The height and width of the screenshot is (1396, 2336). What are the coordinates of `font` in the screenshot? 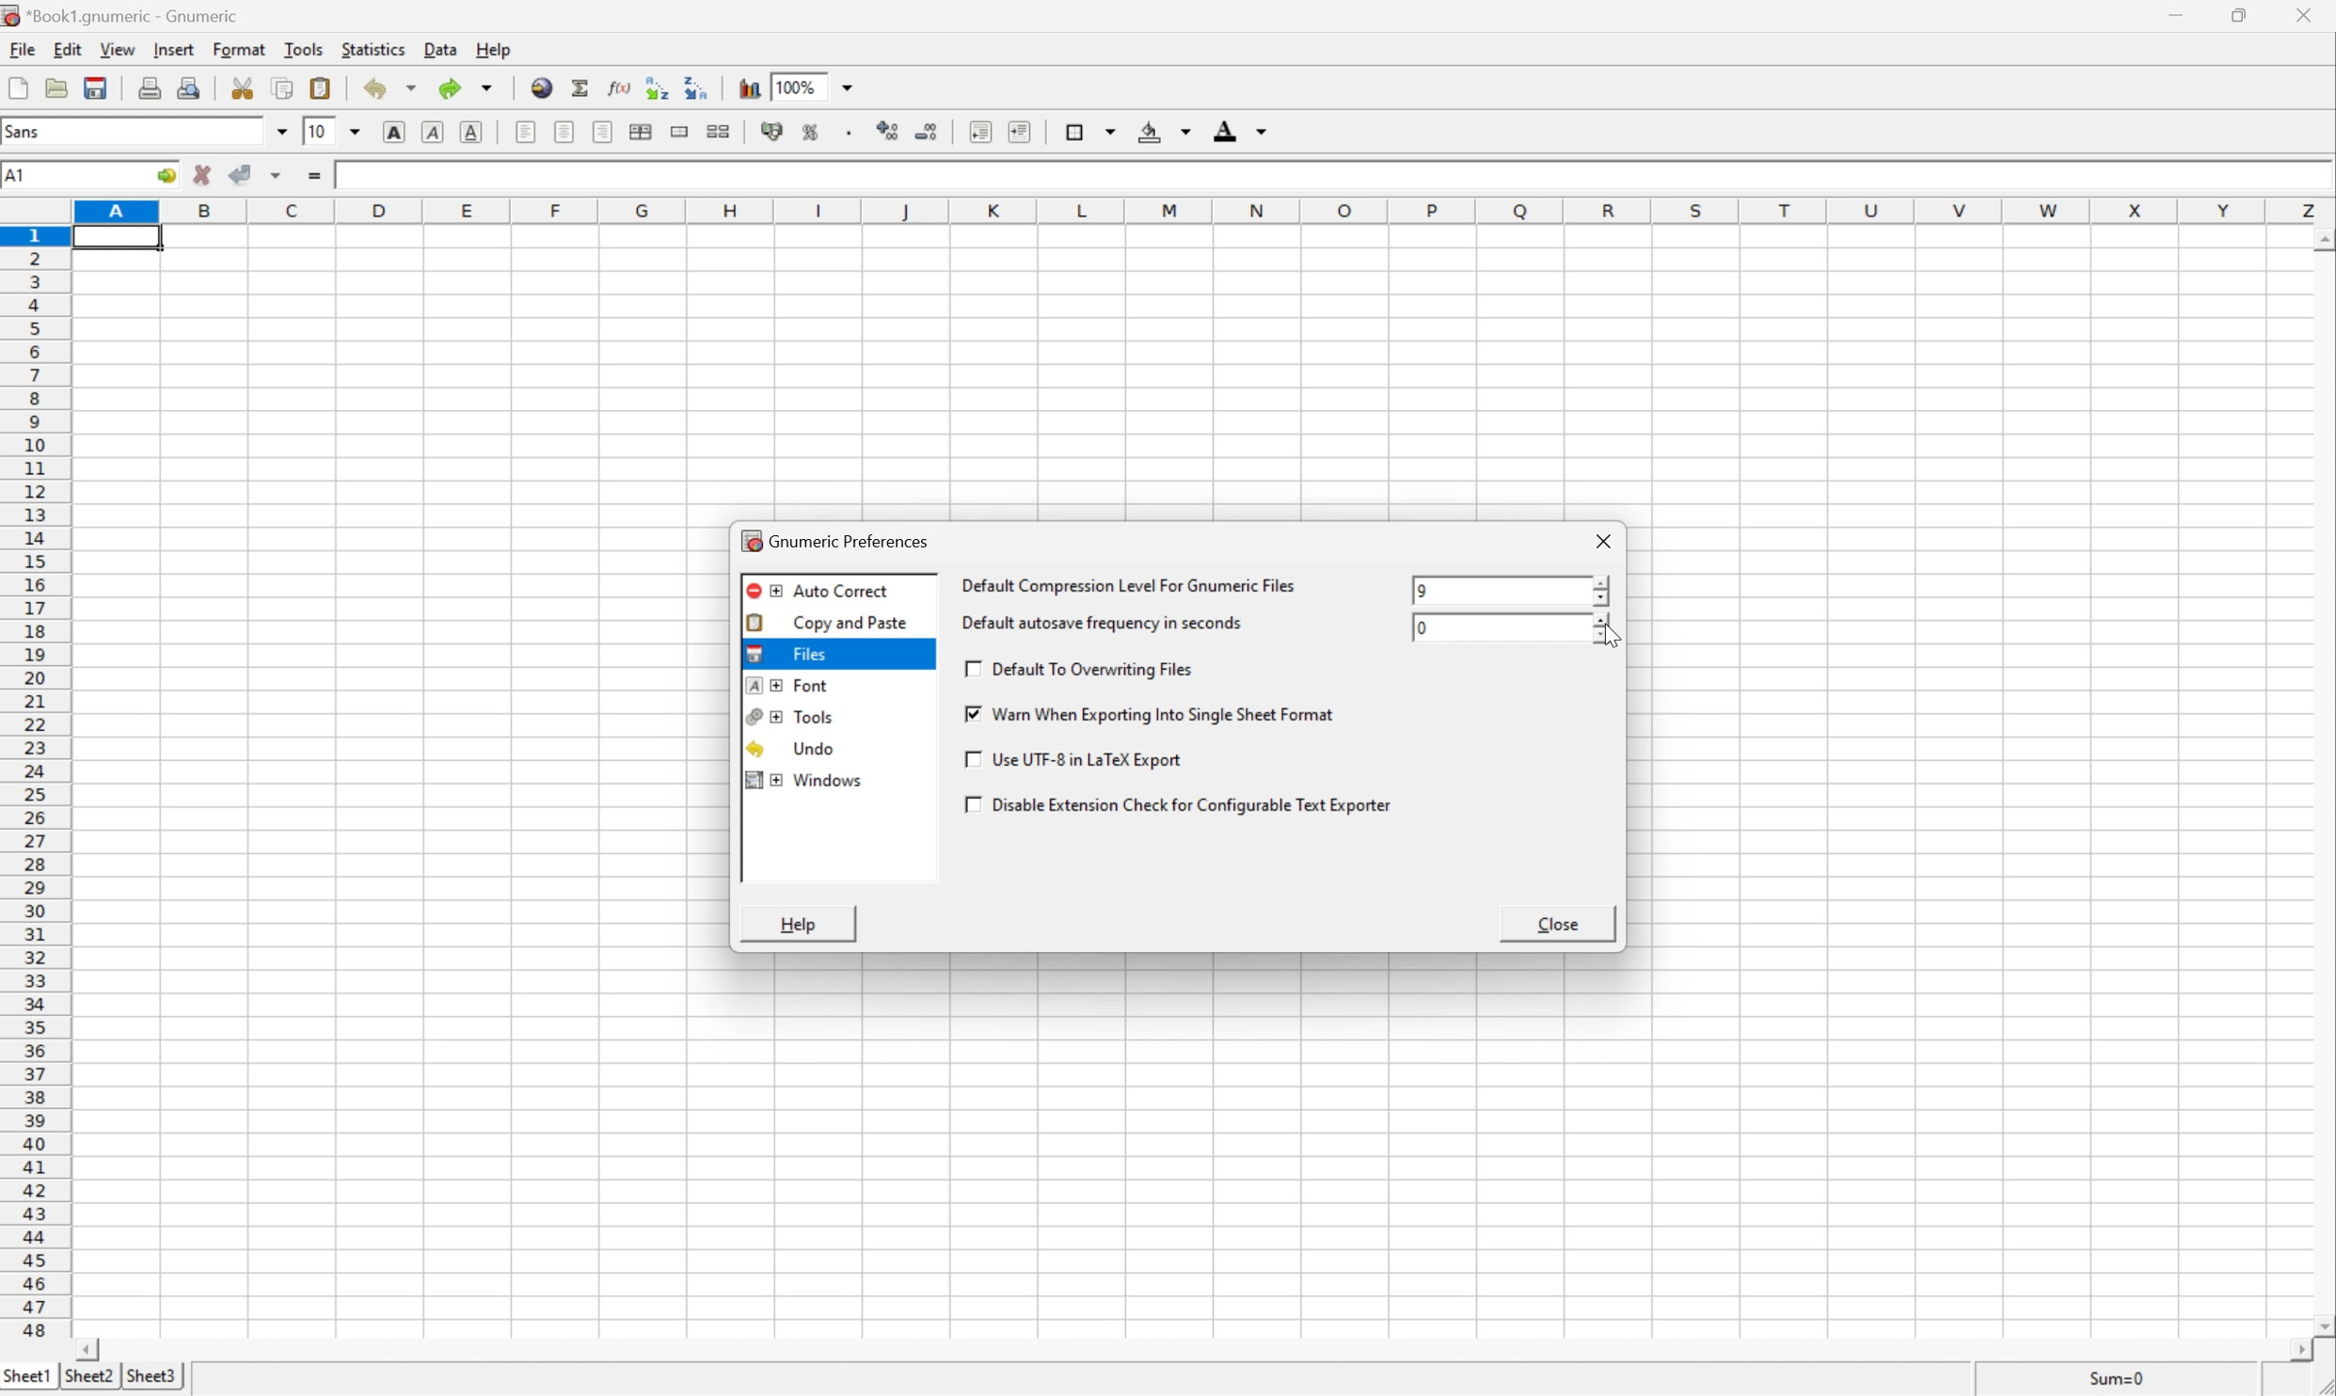 It's located at (787, 685).